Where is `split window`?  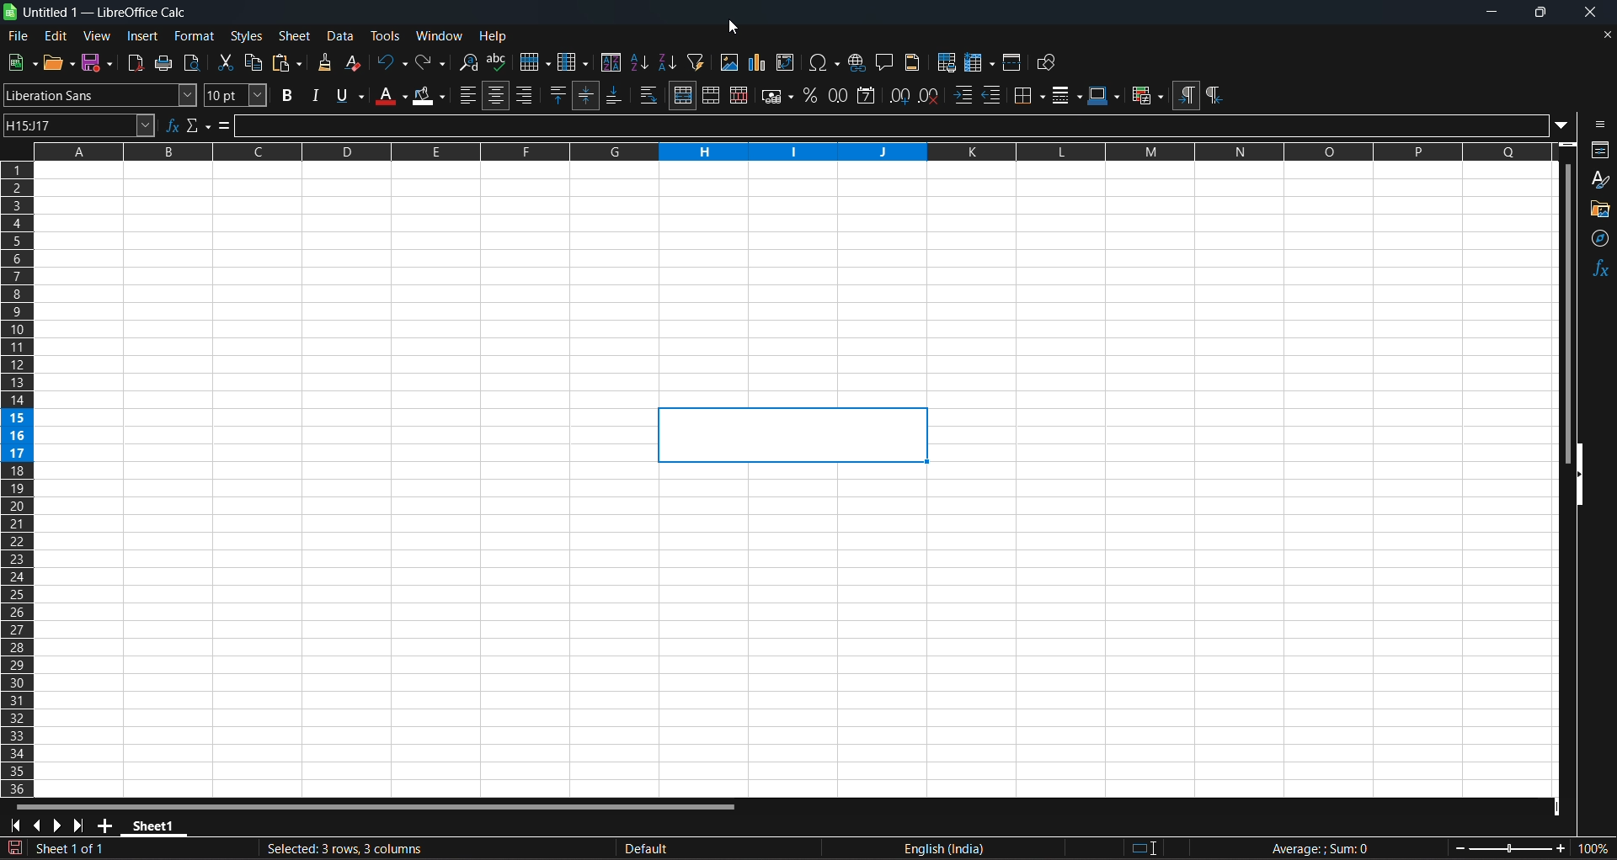
split window is located at coordinates (1011, 63).